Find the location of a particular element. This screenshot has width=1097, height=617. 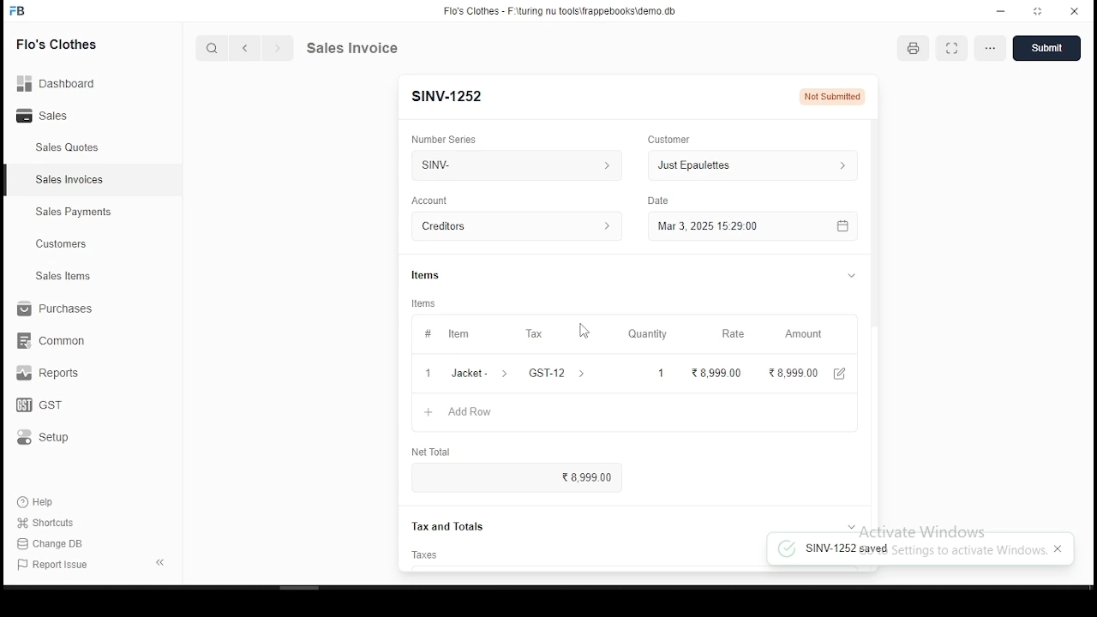

taxes is located at coordinates (430, 553).